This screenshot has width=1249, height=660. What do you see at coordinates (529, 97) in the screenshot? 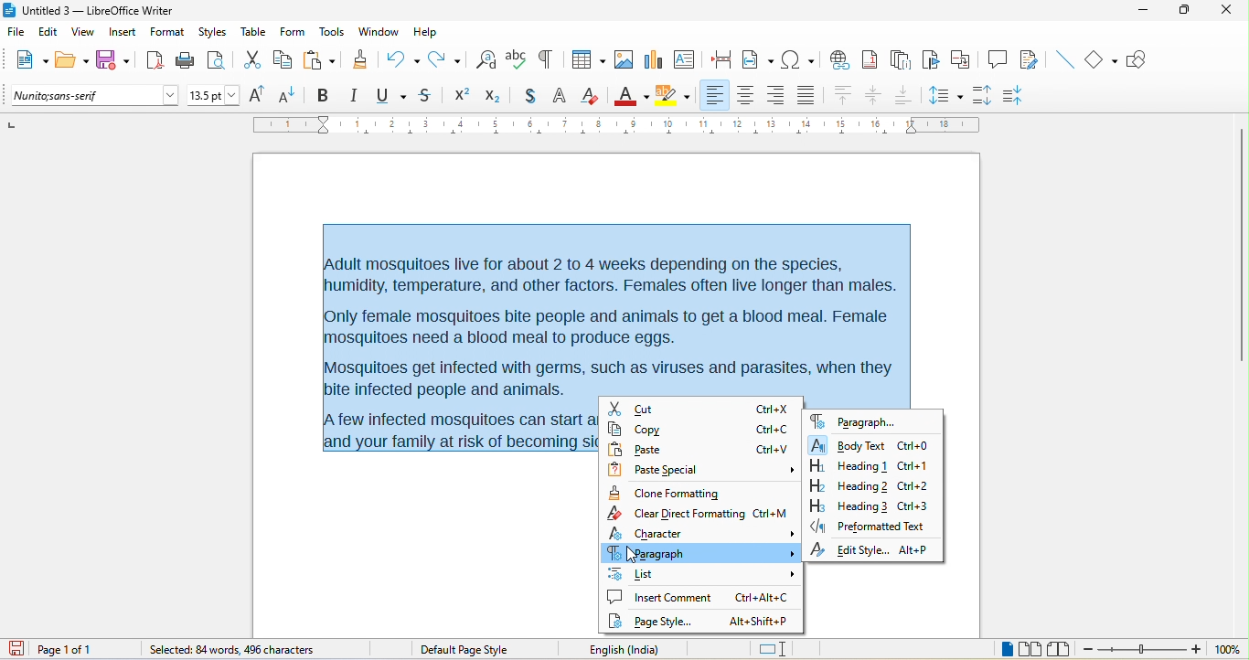
I see `shadow` at bounding box center [529, 97].